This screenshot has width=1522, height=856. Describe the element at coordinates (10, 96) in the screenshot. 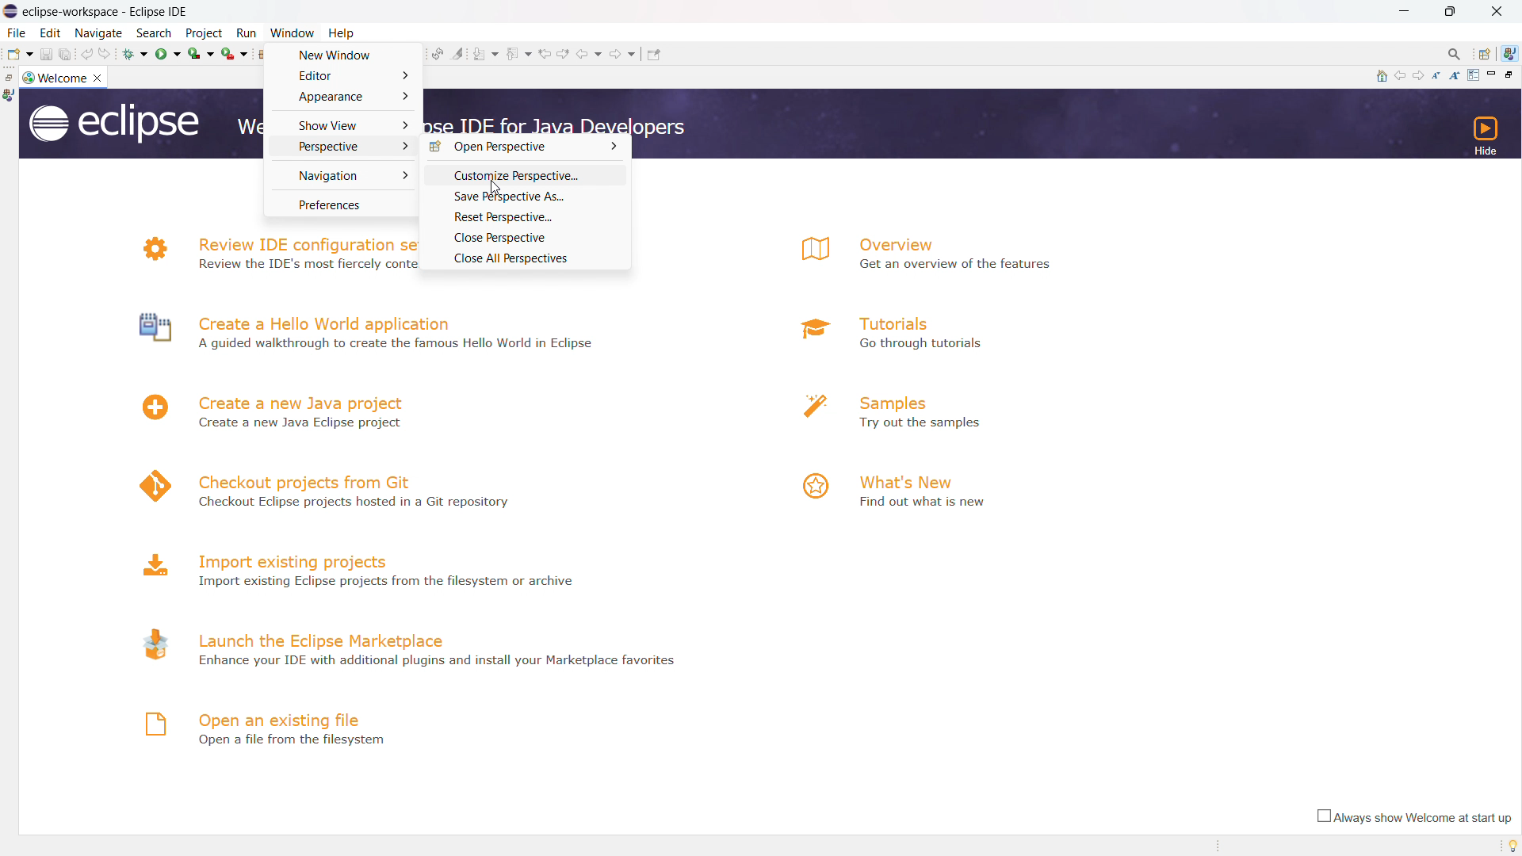

I see `java` at that location.